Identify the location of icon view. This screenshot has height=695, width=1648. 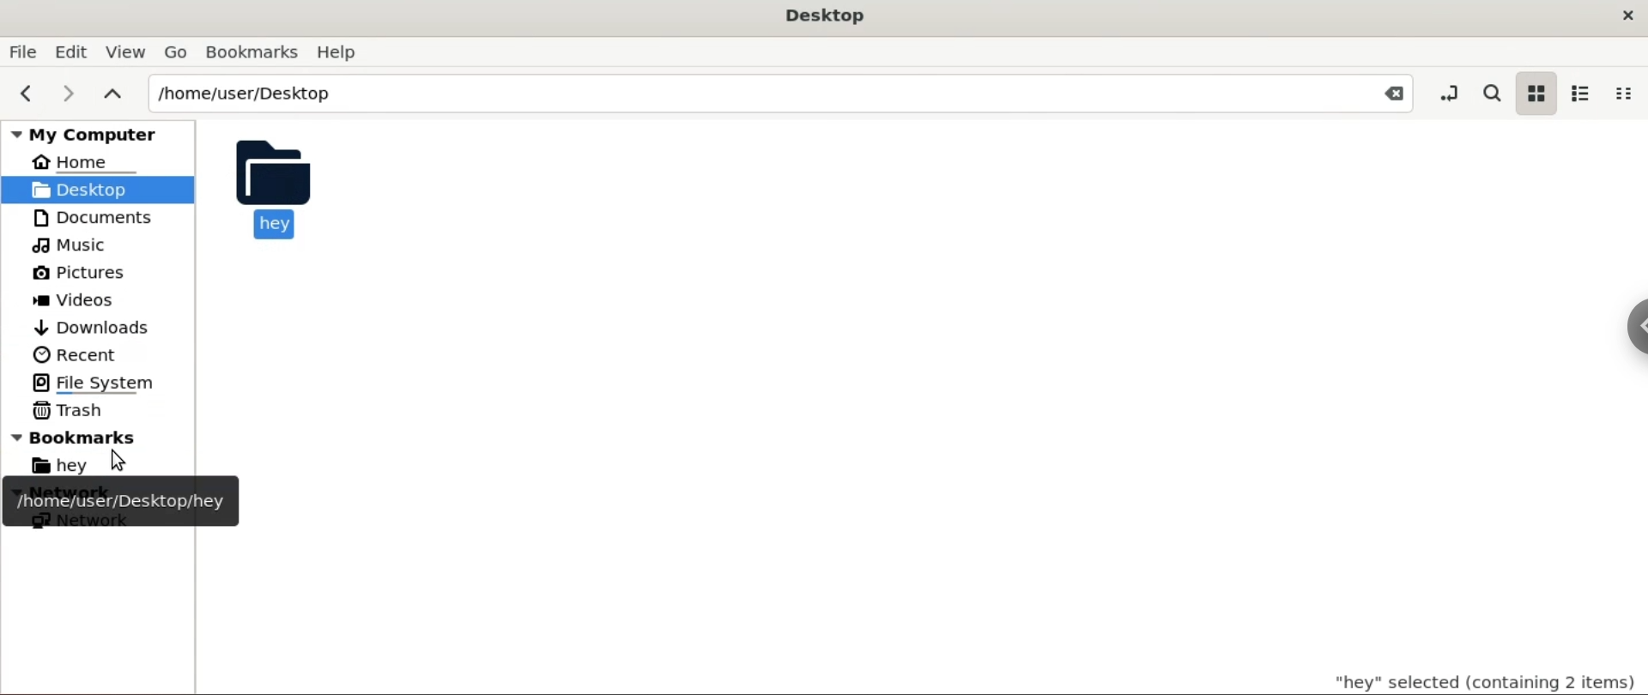
(1533, 94).